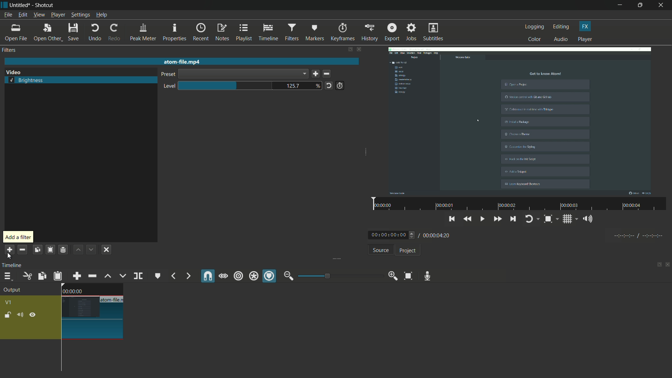  Describe the element at coordinates (58, 15) in the screenshot. I see `player menu` at that location.